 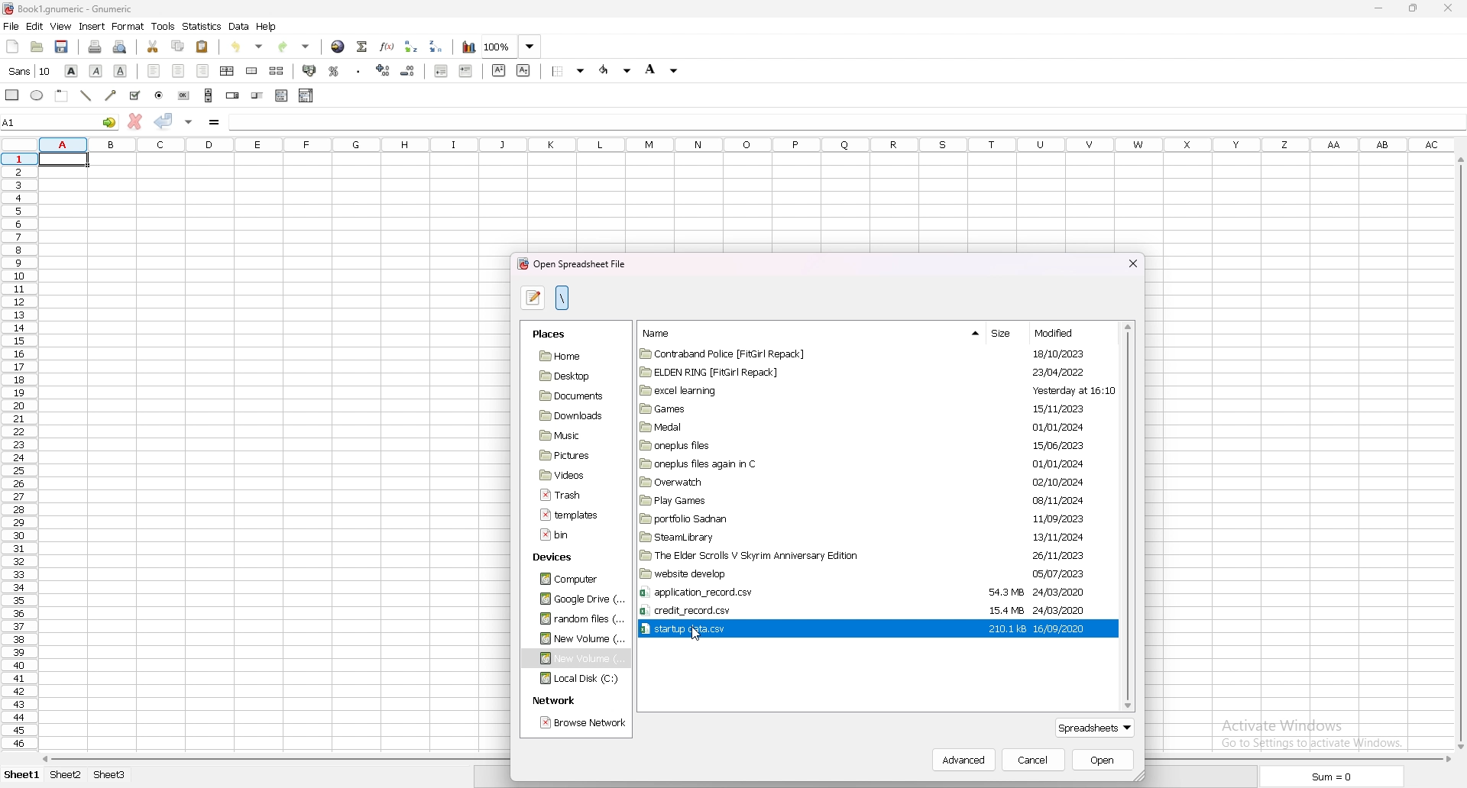 What do you see at coordinates (1070, 609) in the screenshot?
I see `24/03/2020` at bounding box center [1070, 609].